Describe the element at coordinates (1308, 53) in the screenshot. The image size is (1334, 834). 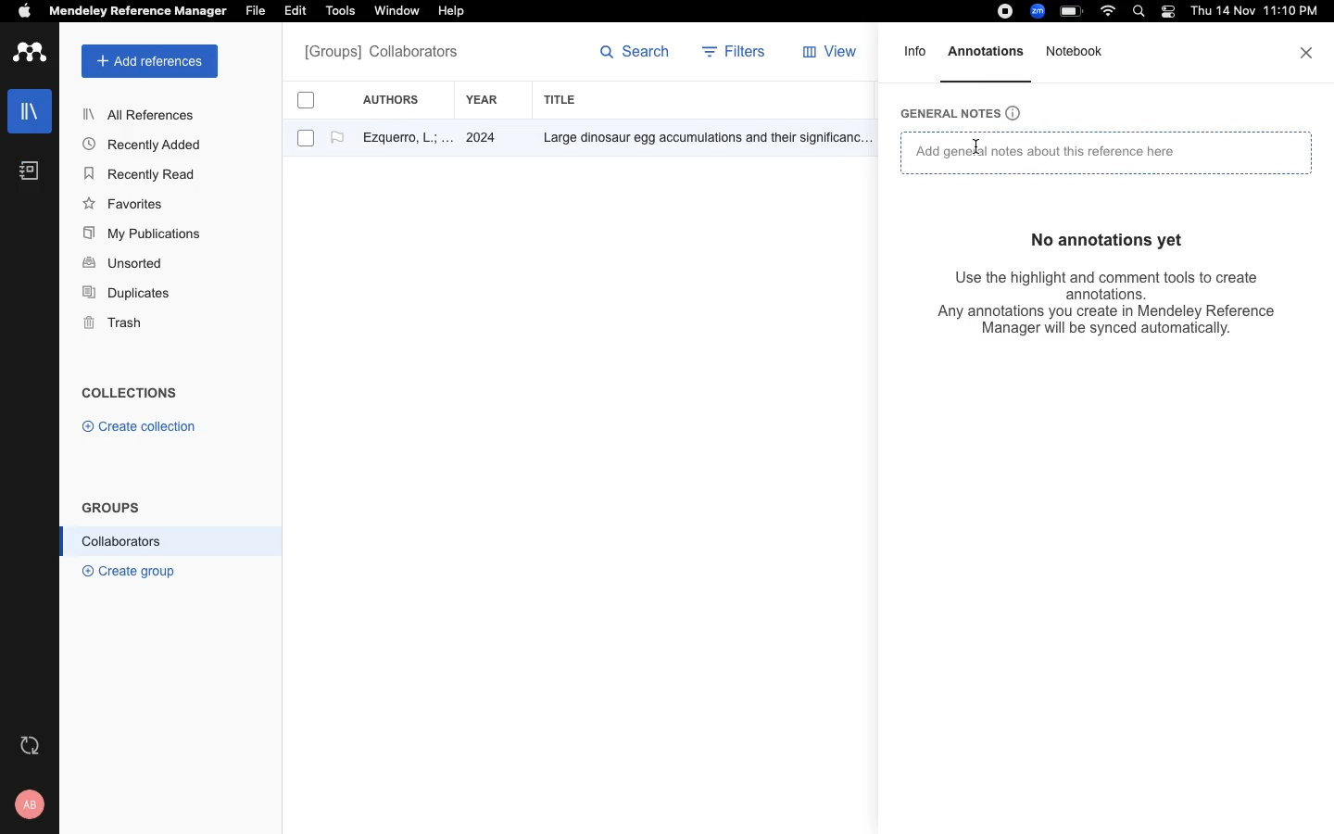
I see `close` at that location.